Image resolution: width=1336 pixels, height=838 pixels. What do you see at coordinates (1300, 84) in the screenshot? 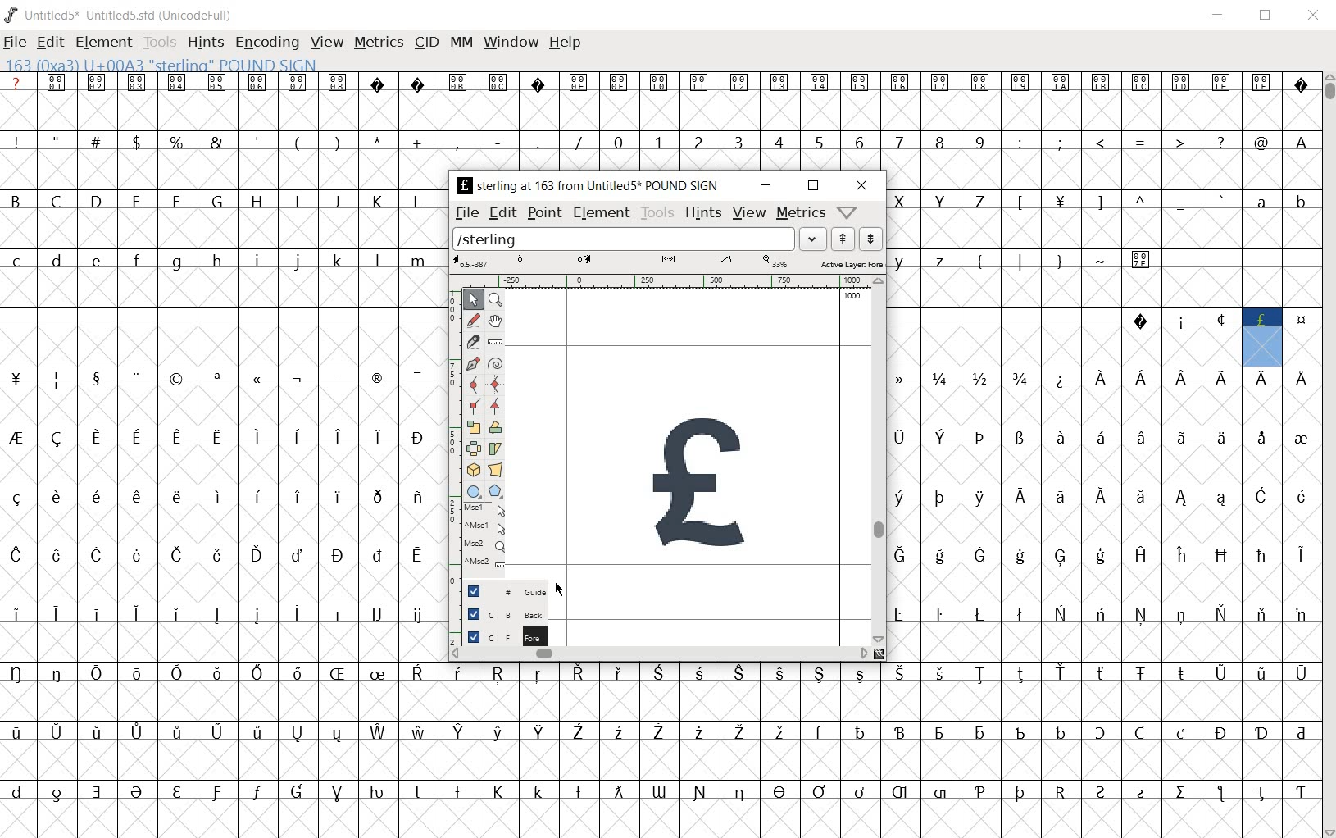
I see `Symbol` at bounding box center [1300, 84].